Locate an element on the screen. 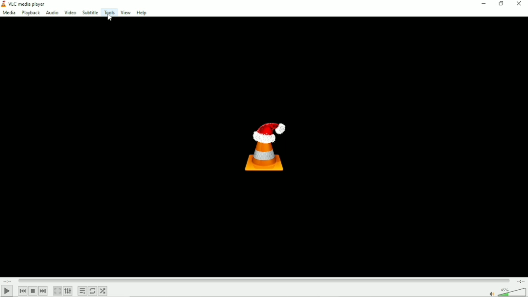 The width and height of the screenshot is (528, 297). Volume is located at coordinates (507, 292).